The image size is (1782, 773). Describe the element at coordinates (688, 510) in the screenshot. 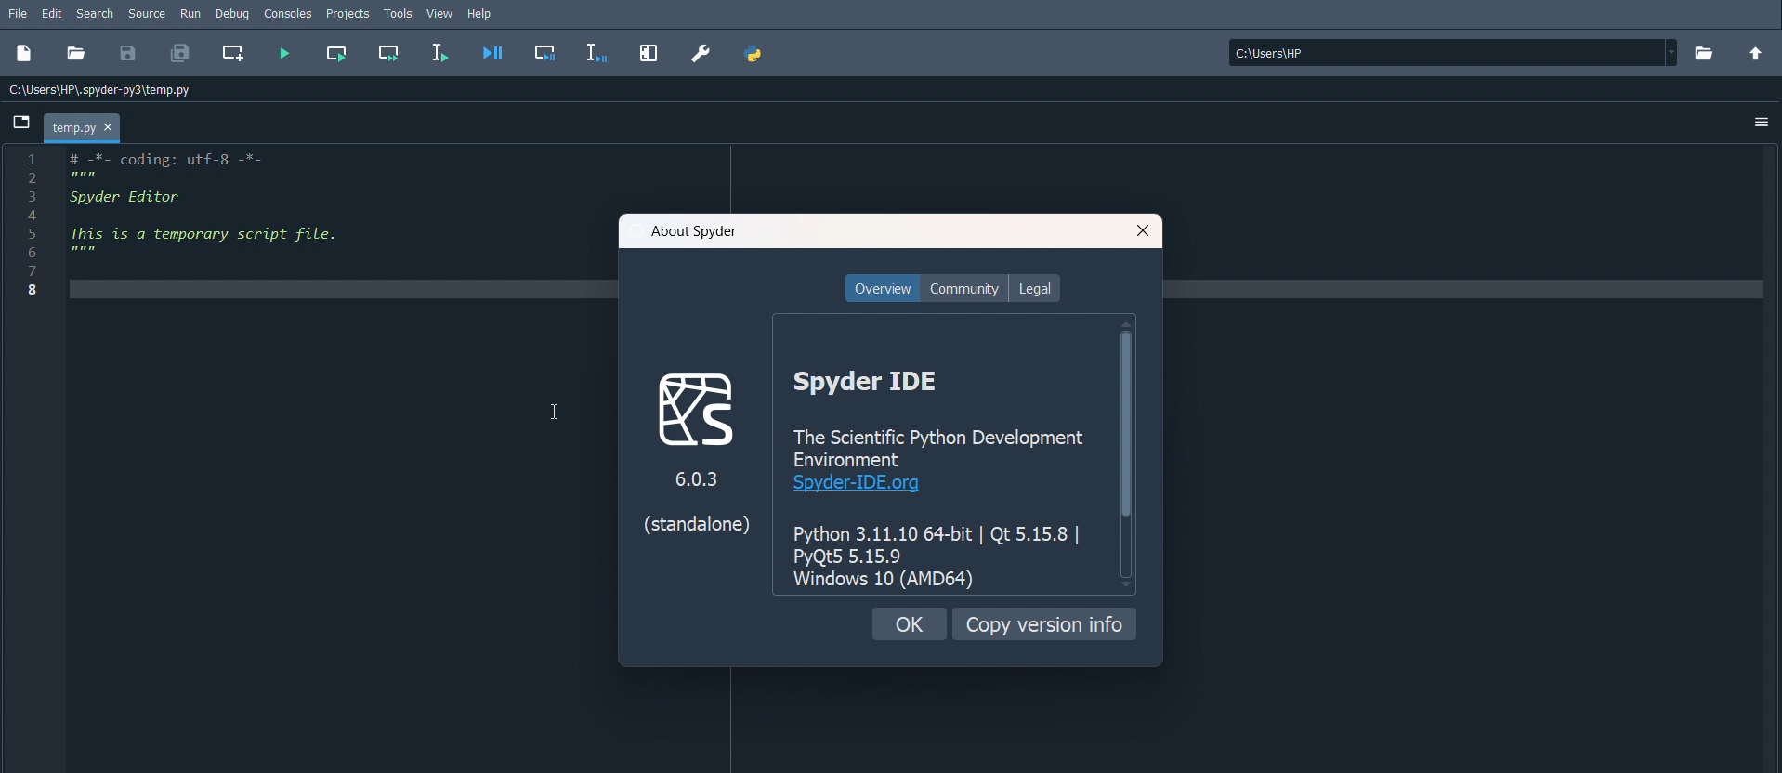

I see `6.0.3
(standalone)` at that location.